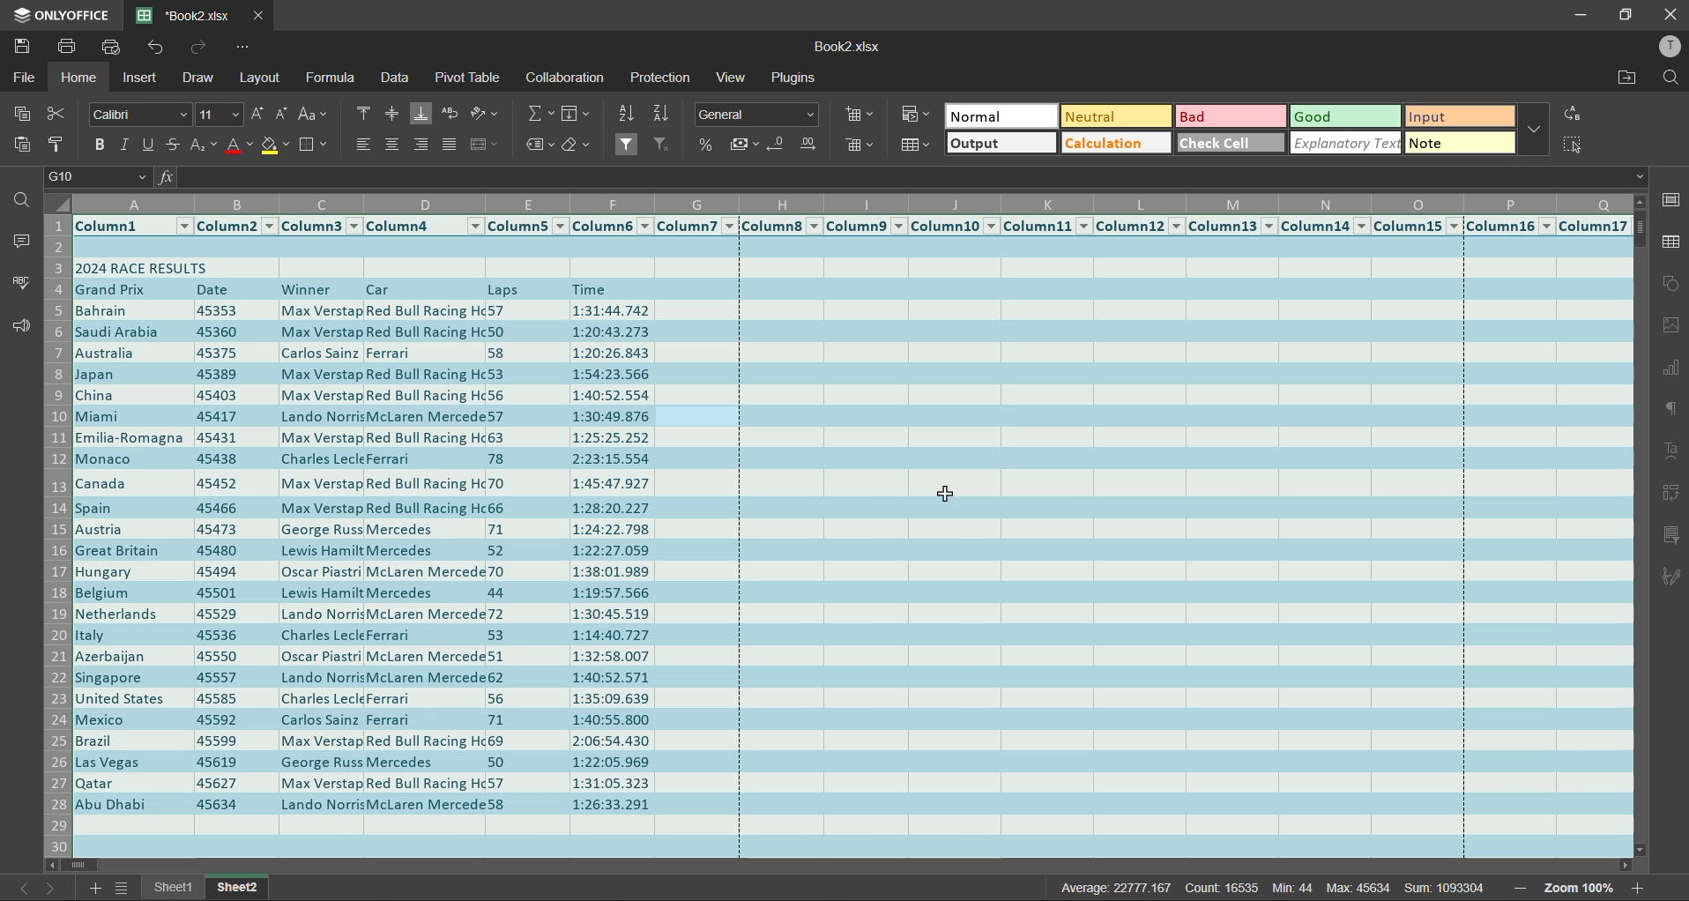 The image size is (1689, 901). I want to click on zoom factor, so click(1580, 890).